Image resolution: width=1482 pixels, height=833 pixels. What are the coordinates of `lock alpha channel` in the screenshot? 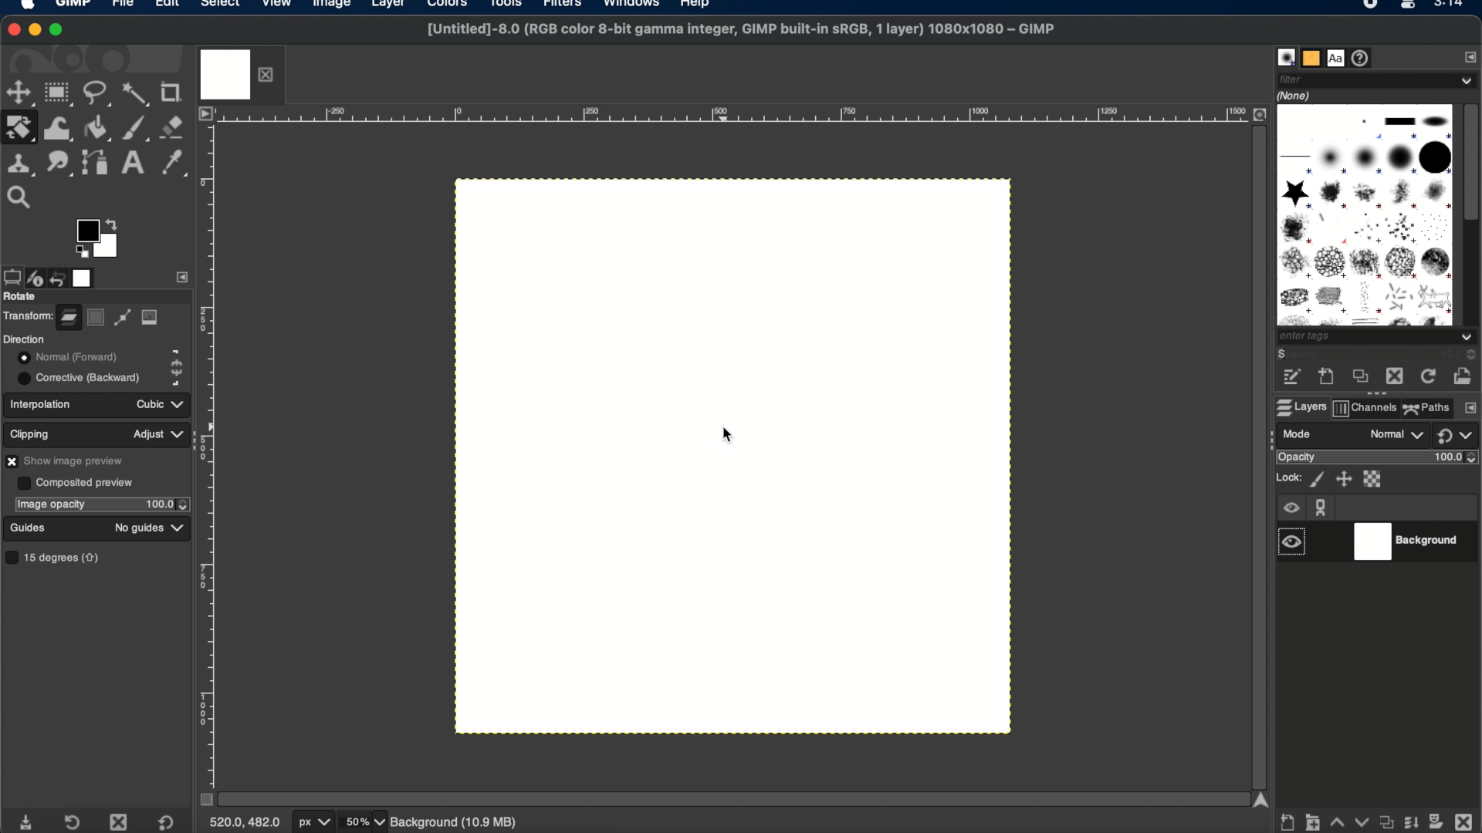 It's located at (1375, 479).